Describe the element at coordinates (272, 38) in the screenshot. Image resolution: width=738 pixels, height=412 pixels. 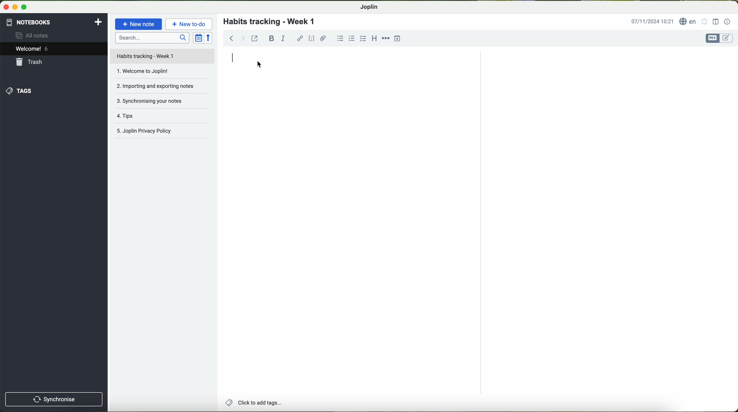
I see `bold` at that location.